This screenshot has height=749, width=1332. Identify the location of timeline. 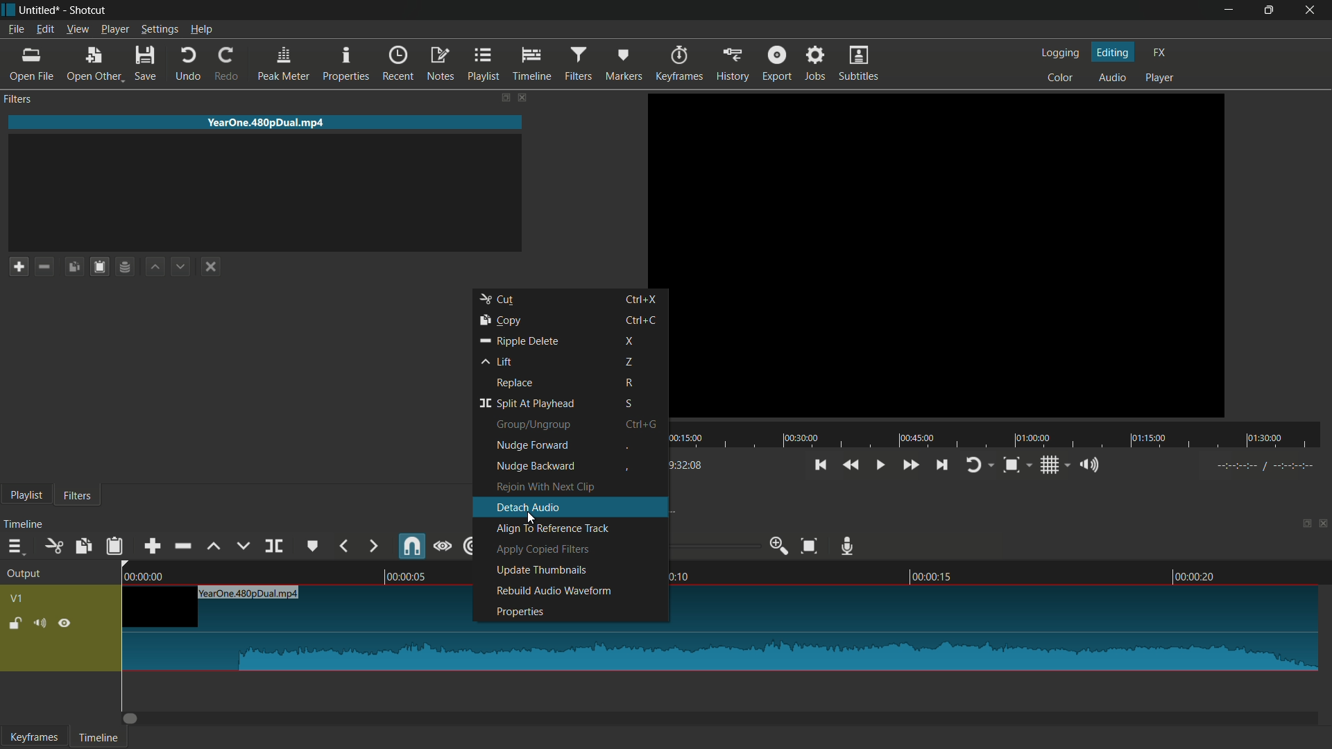
(533, 64).